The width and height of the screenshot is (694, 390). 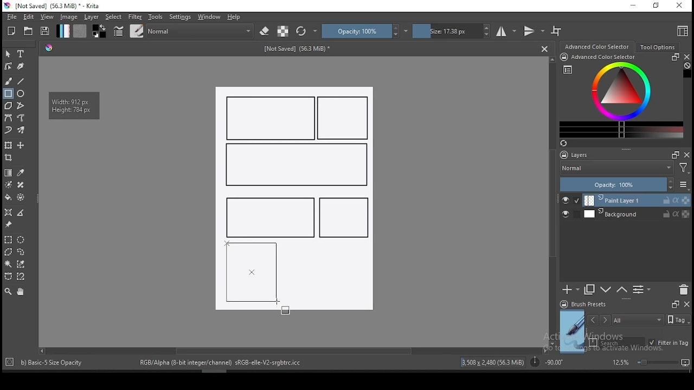 What do you see at coordinates (686, 57) in the screenshot?
I see `close docker` at bounding box center [686, 57].